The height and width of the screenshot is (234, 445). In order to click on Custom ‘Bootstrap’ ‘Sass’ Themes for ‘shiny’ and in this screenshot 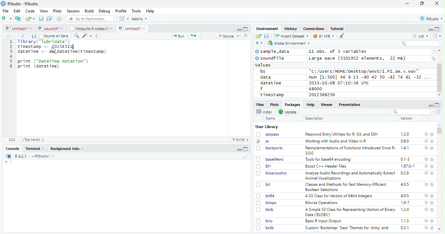, I will do `click(347, 229)`.